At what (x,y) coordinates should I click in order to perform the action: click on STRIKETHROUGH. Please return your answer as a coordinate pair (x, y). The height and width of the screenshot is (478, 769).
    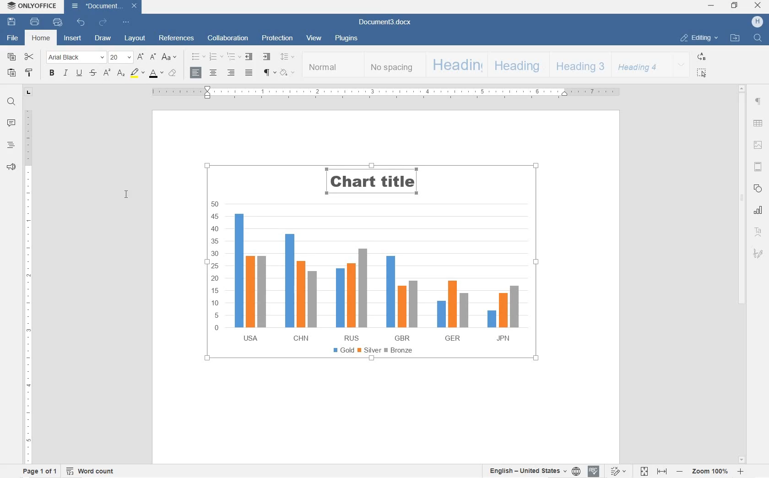
    Looking at the image, I should click on (93, 74).